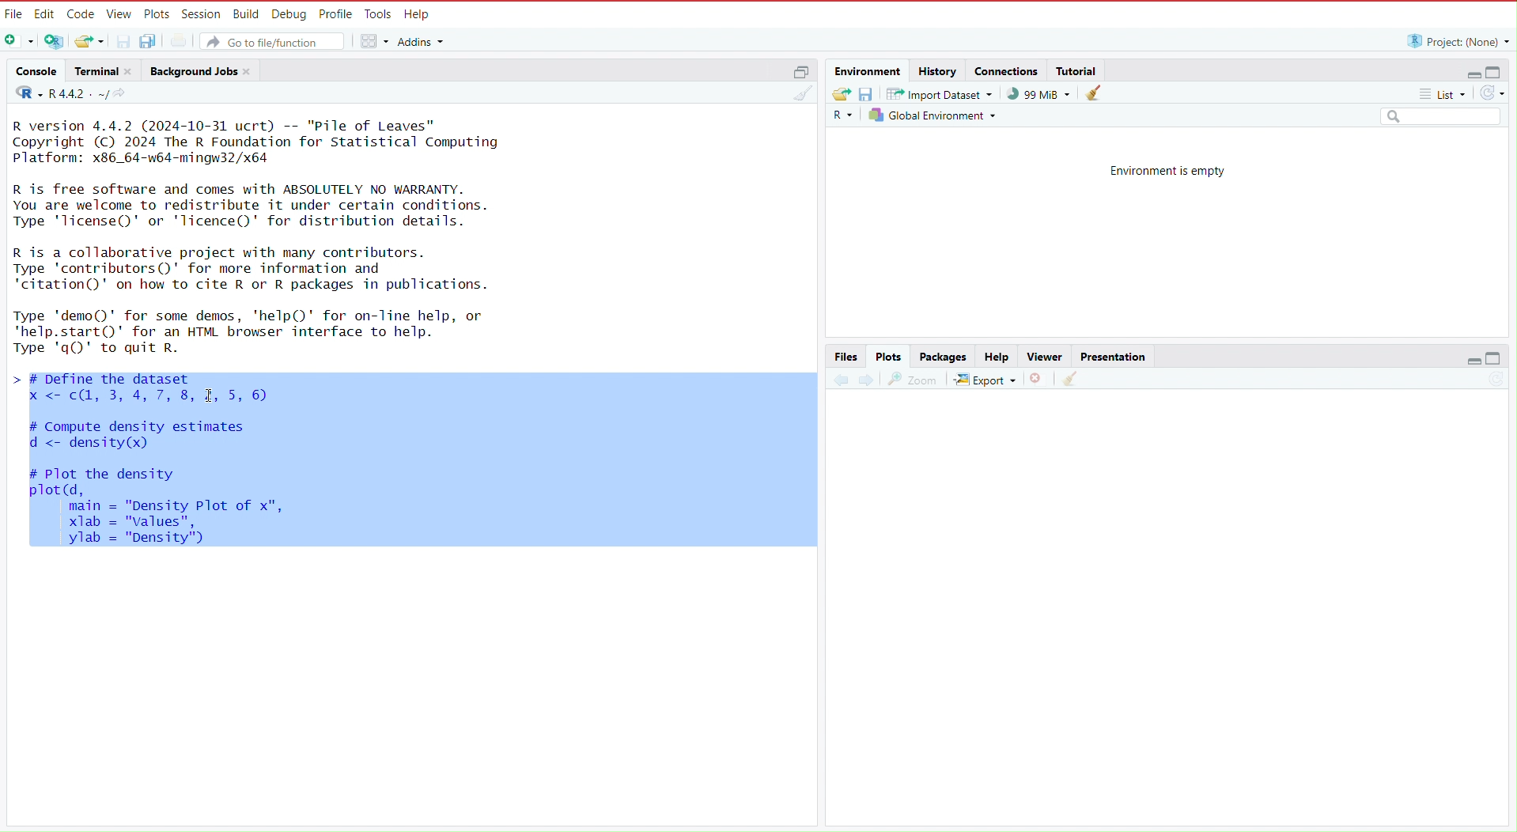 This screenshot has width=1517, height=832. Describe the element at coordinates (891, 355) in the screenshot. I see `plots` at that location.